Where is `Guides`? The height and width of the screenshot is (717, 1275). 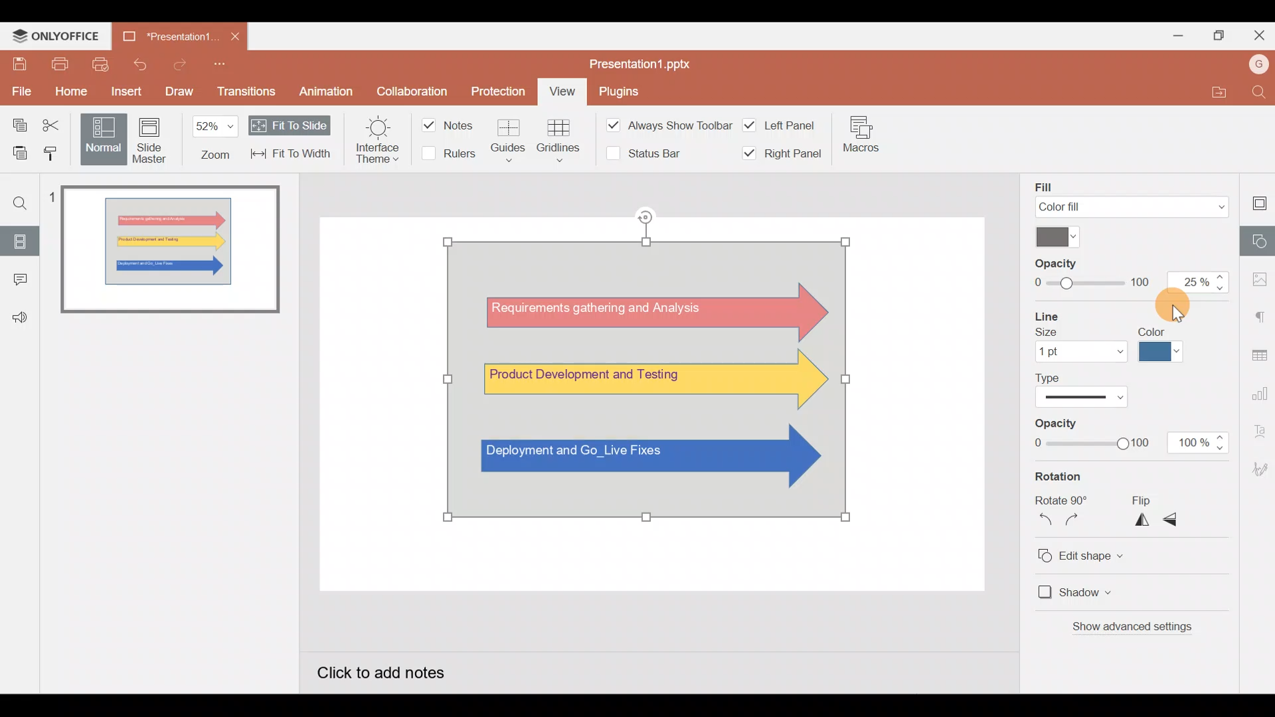 Guides is located at coordinates (511, 137).